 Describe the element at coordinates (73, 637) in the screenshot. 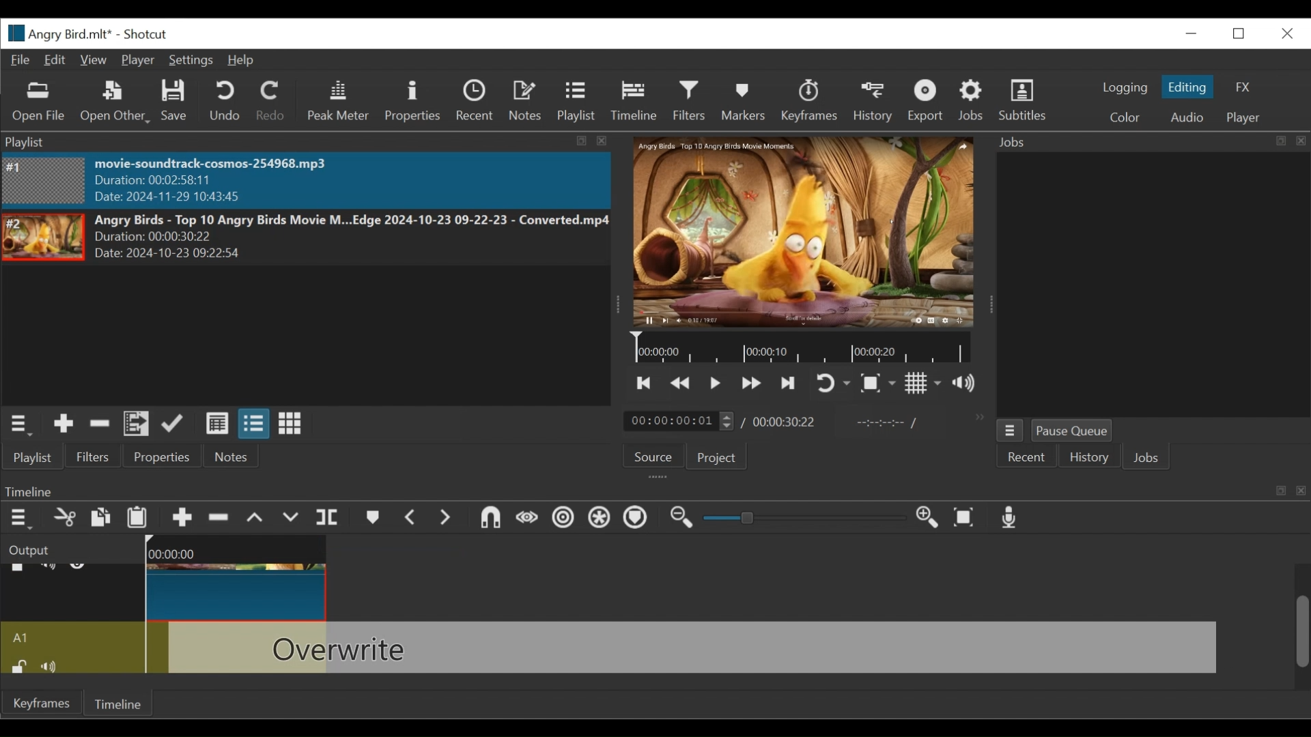

I see `Audio track ` at that location.